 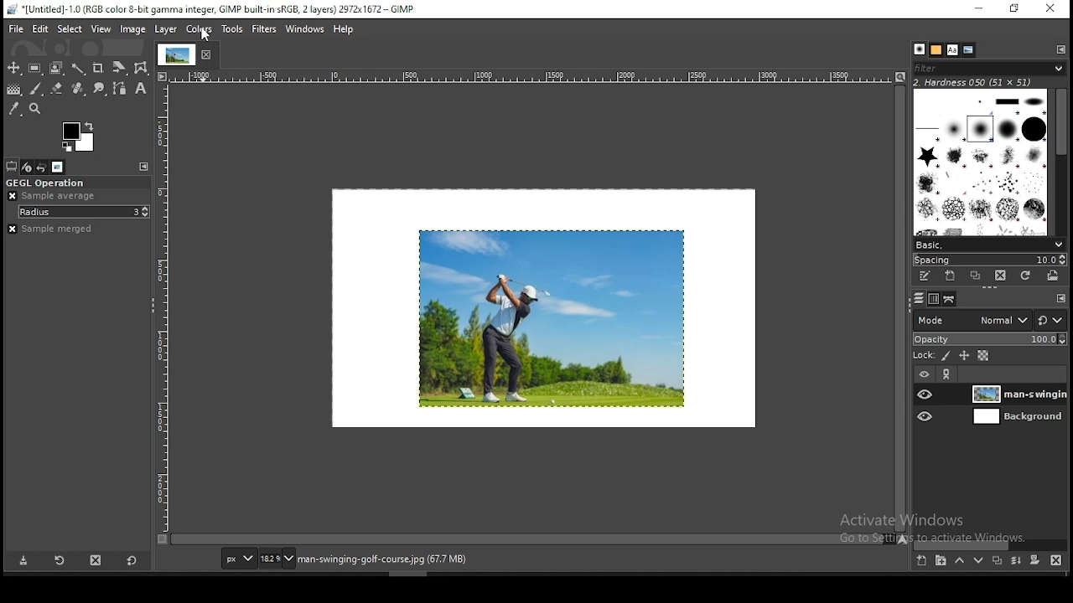 I want to click on layer, so click(x=1019, y=419).